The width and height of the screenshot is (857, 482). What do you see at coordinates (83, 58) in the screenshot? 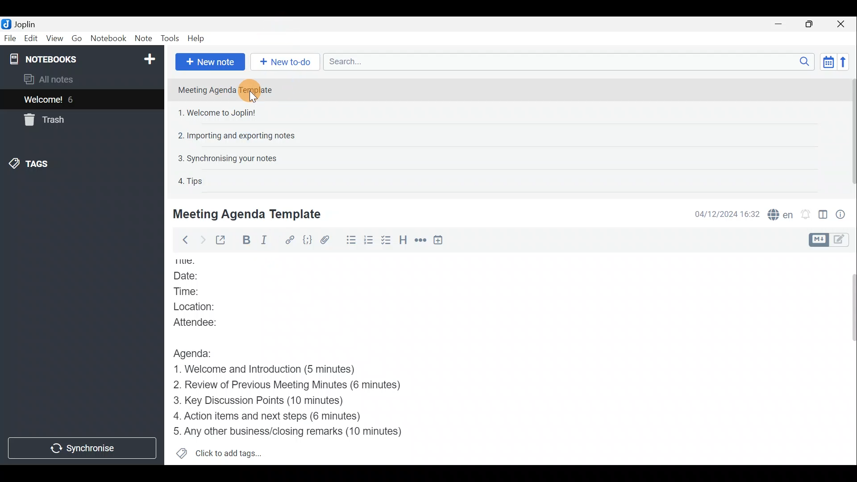
I see `Notebooks` at bounding box center [83, 58].